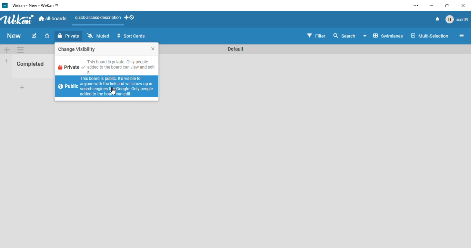  What do you see at coordinates (6, 5) in the screenshot?
I see `Wekan logo` at bounding box center [6, 5].